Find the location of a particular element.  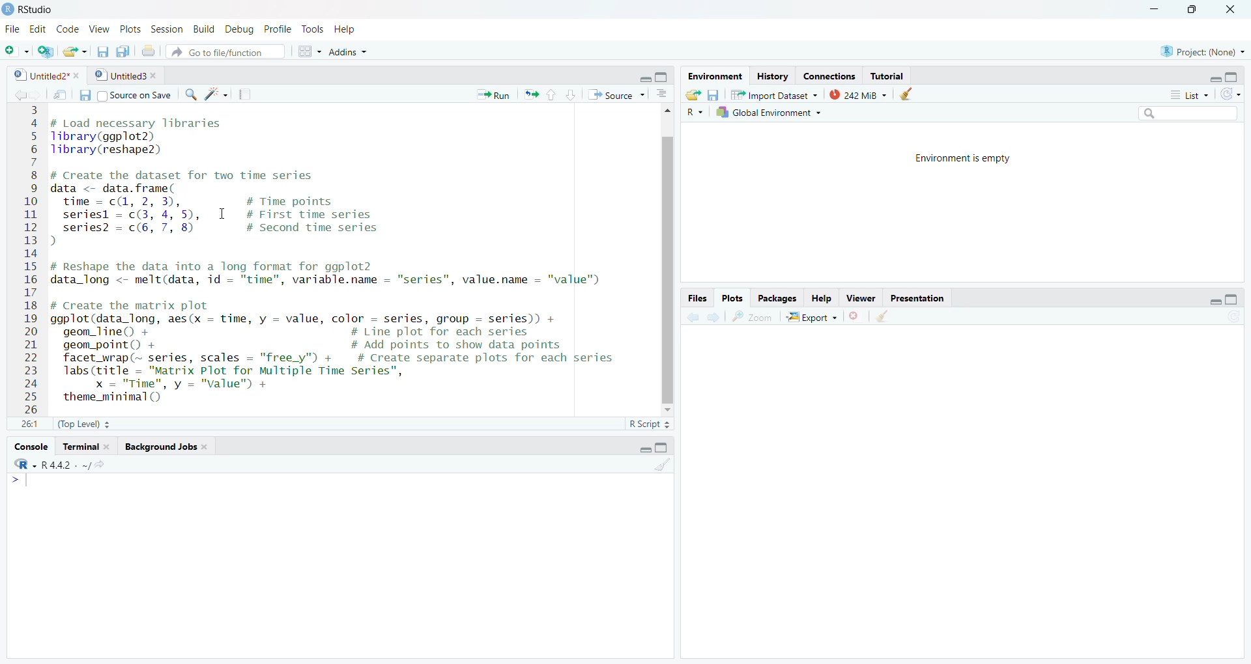

Minimize is located at coordinates (1155, 9).